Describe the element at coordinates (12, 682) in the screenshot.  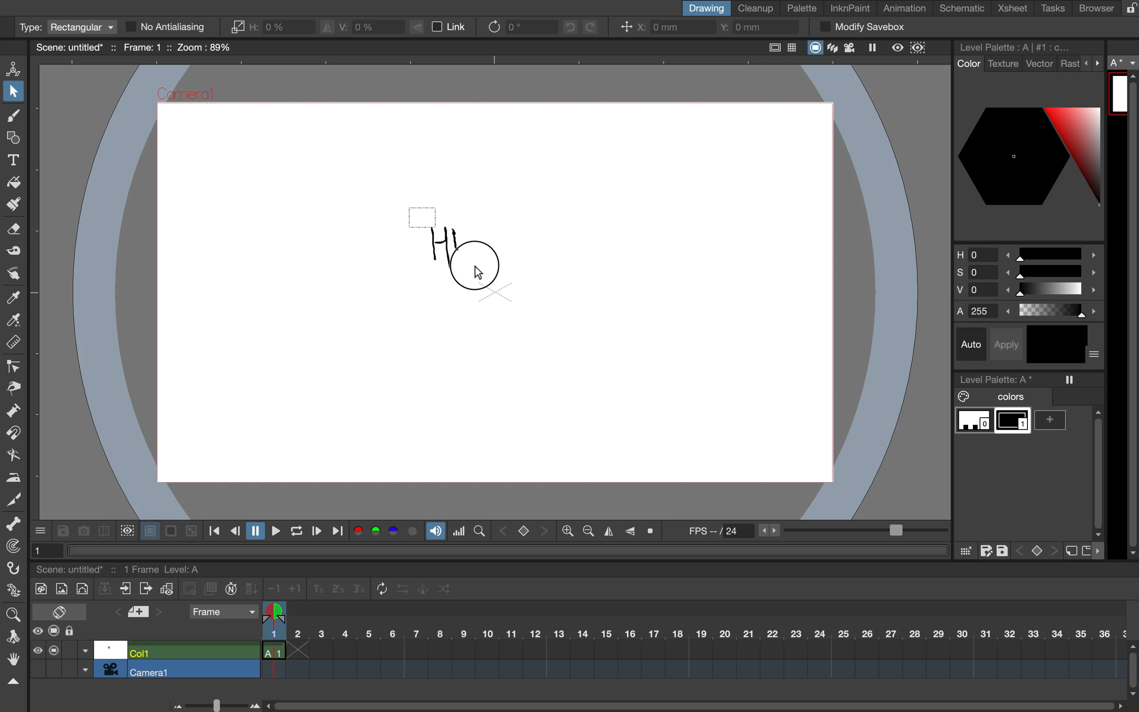
I see `collapse` at that location.